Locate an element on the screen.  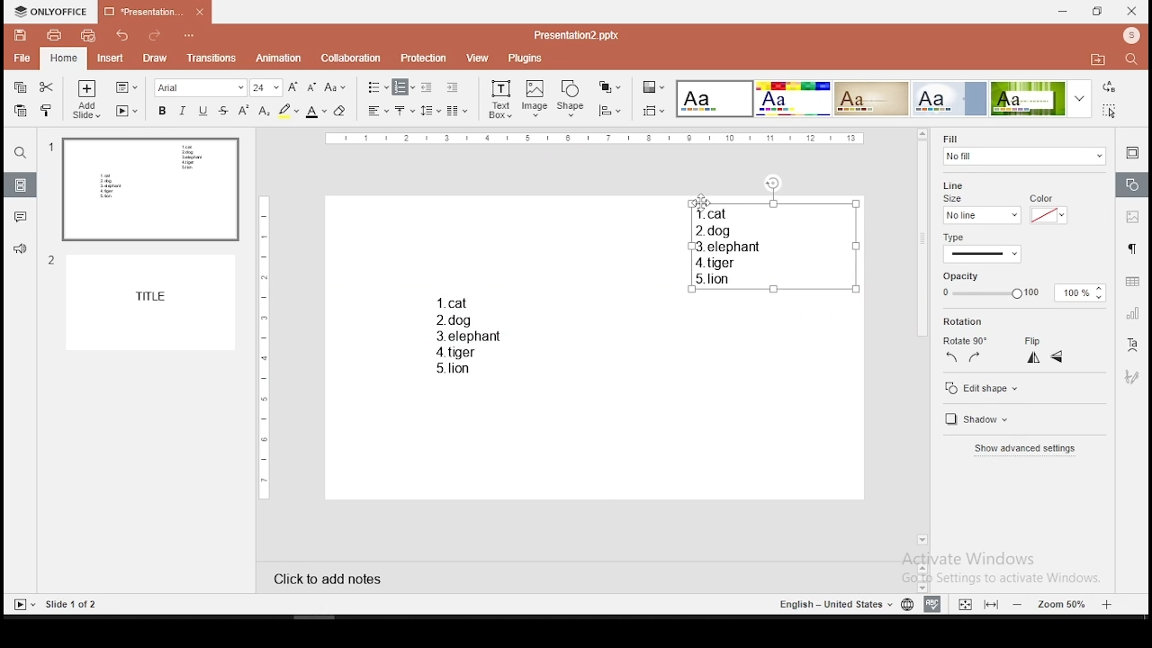
folder is located at coordinates (1098, 58).